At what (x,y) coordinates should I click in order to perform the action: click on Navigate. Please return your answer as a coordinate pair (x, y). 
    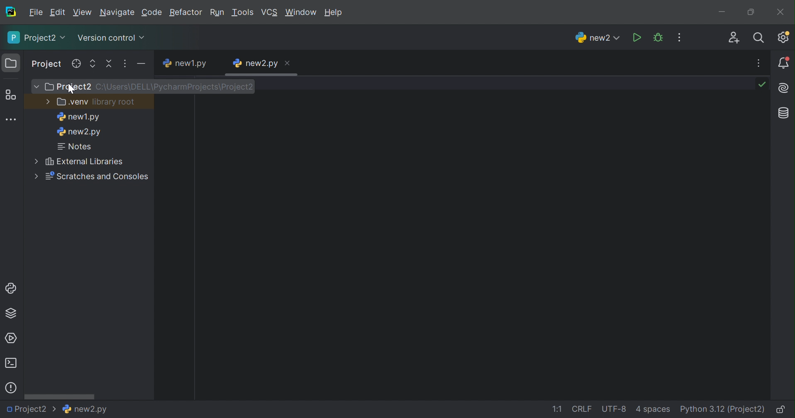
    Looking at the image, I should click on (118, 12).